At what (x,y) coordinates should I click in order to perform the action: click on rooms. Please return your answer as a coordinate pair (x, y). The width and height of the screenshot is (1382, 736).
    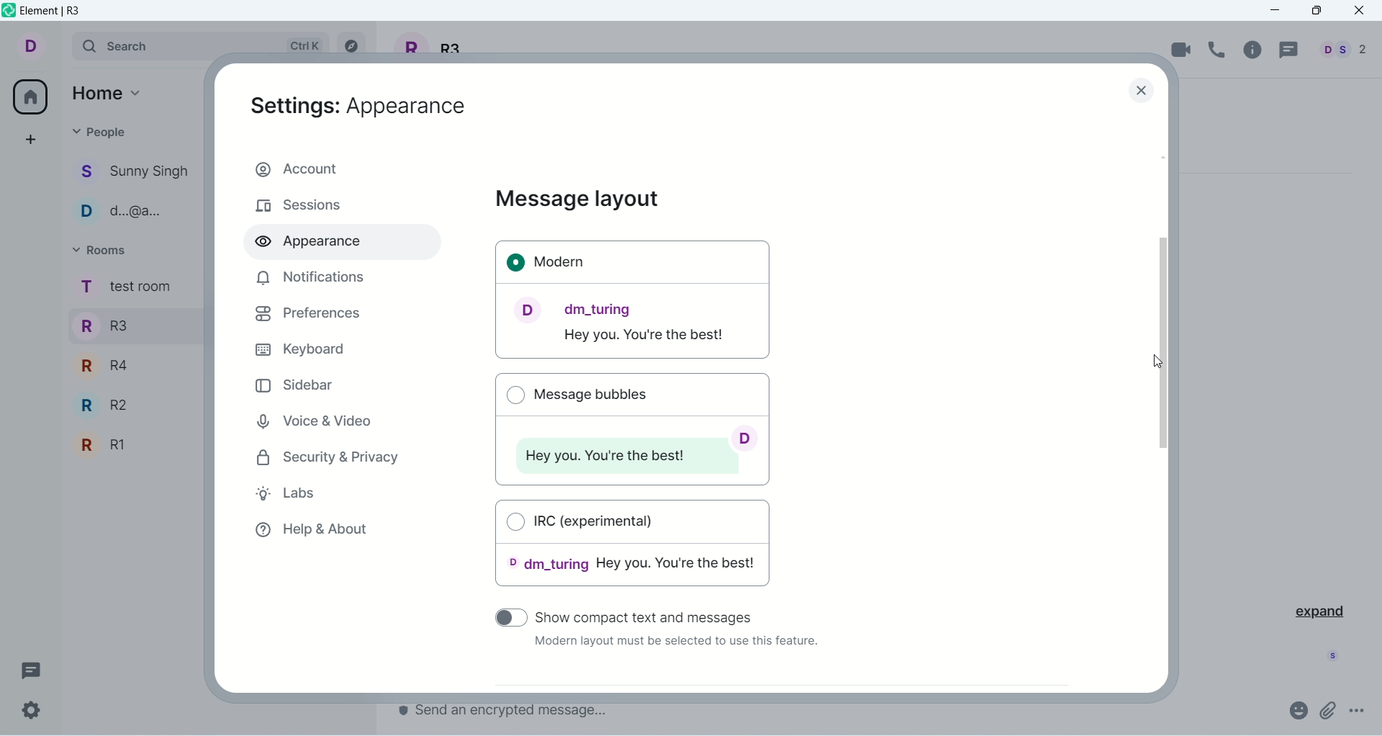
    Looking at the image, I should click on (102, 250).